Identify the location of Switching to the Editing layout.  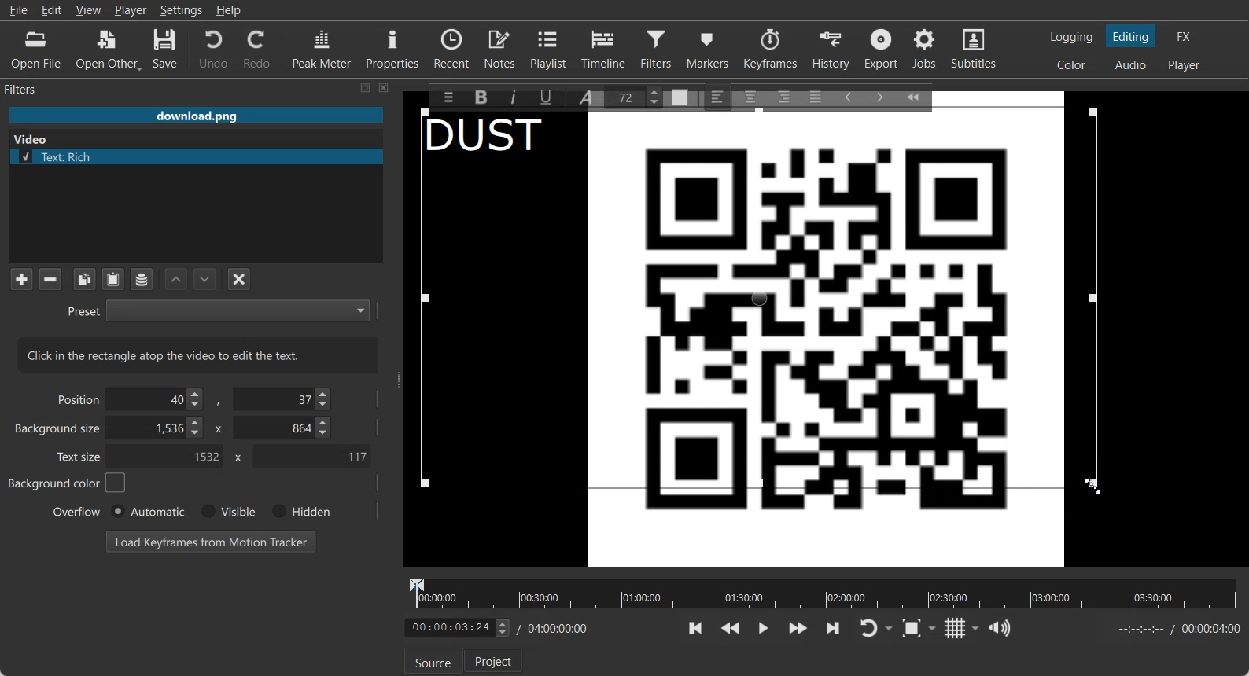
(1131, 37).